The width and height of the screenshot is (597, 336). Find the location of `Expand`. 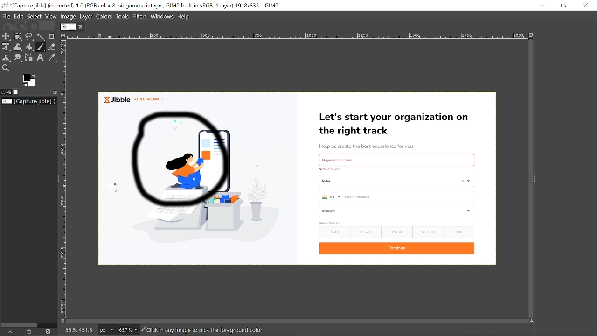

Expand is located at coordinates (535, 179).